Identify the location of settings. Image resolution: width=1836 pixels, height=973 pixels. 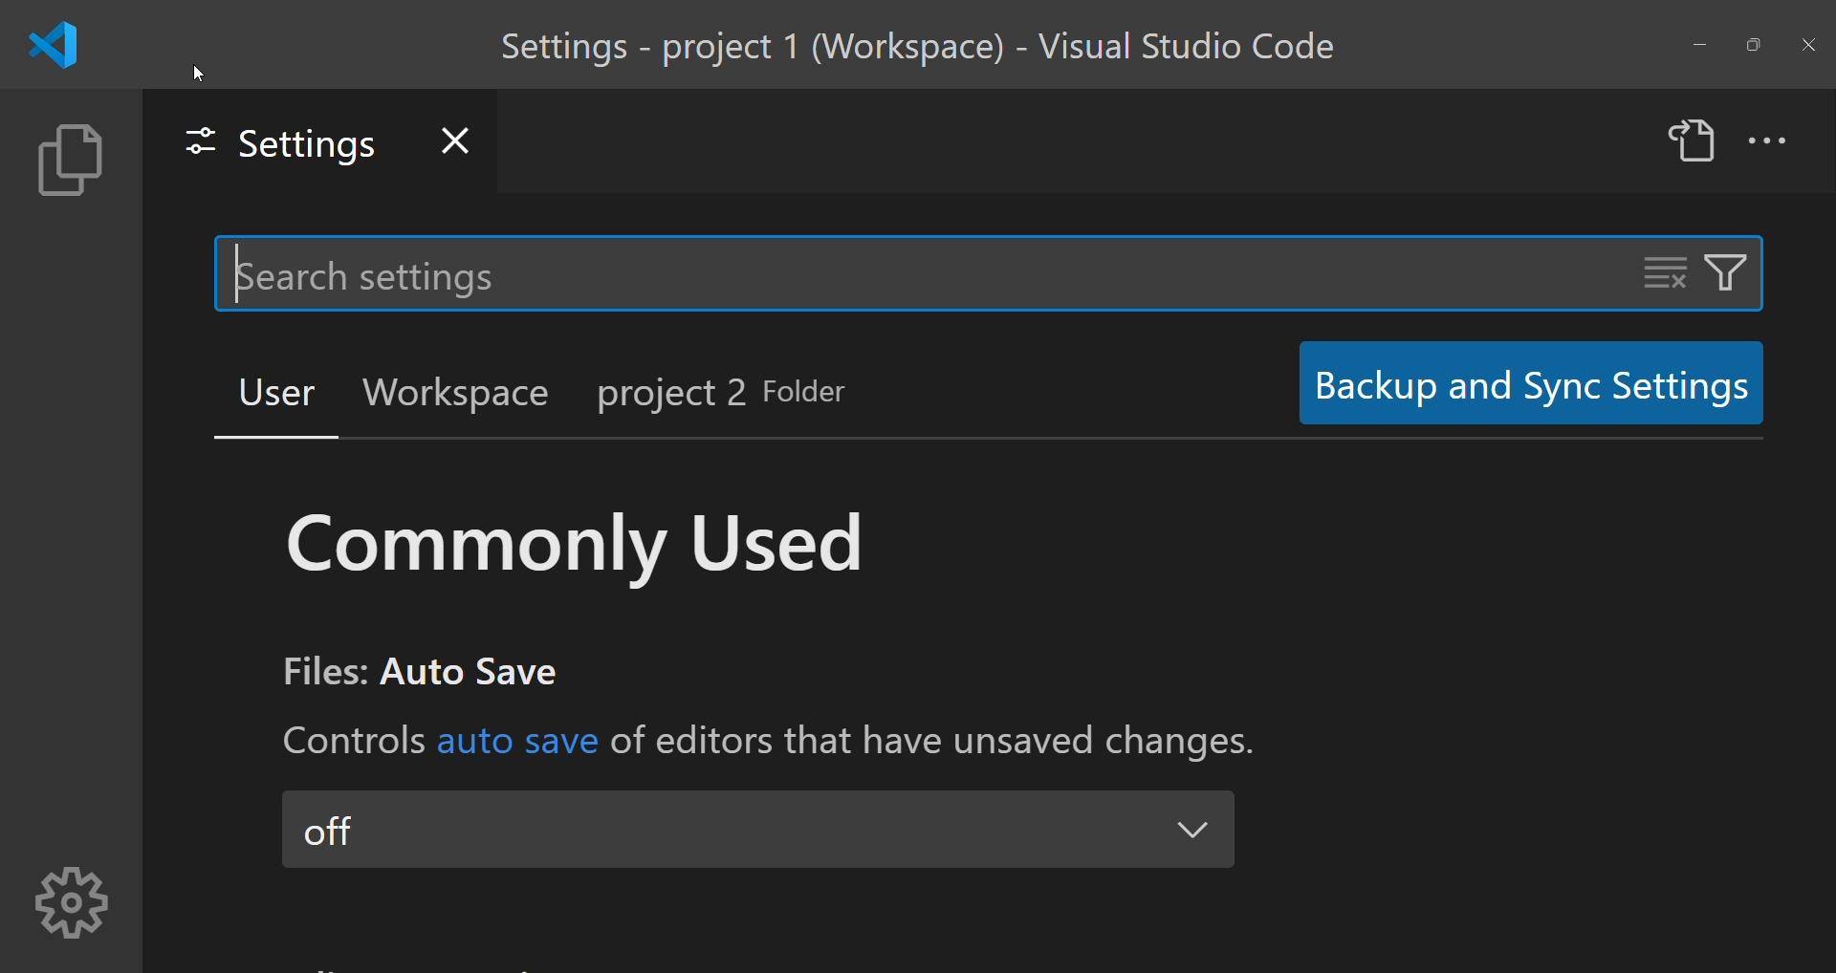
(69, 903).